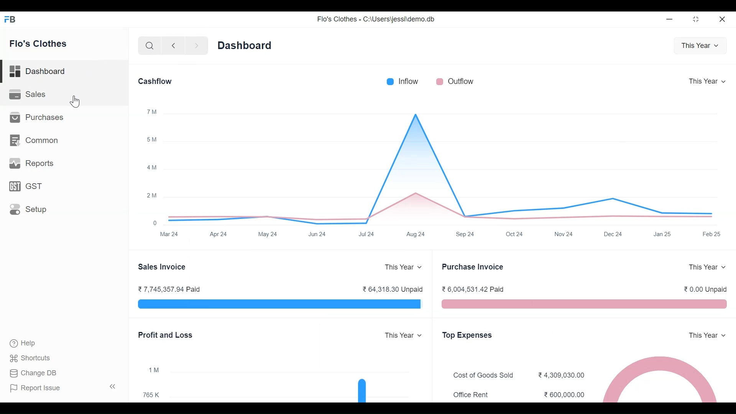 The image size is (736, 414). Describe the element at coordinates (152, 168) in the screenshot. I see `4M` at that location.